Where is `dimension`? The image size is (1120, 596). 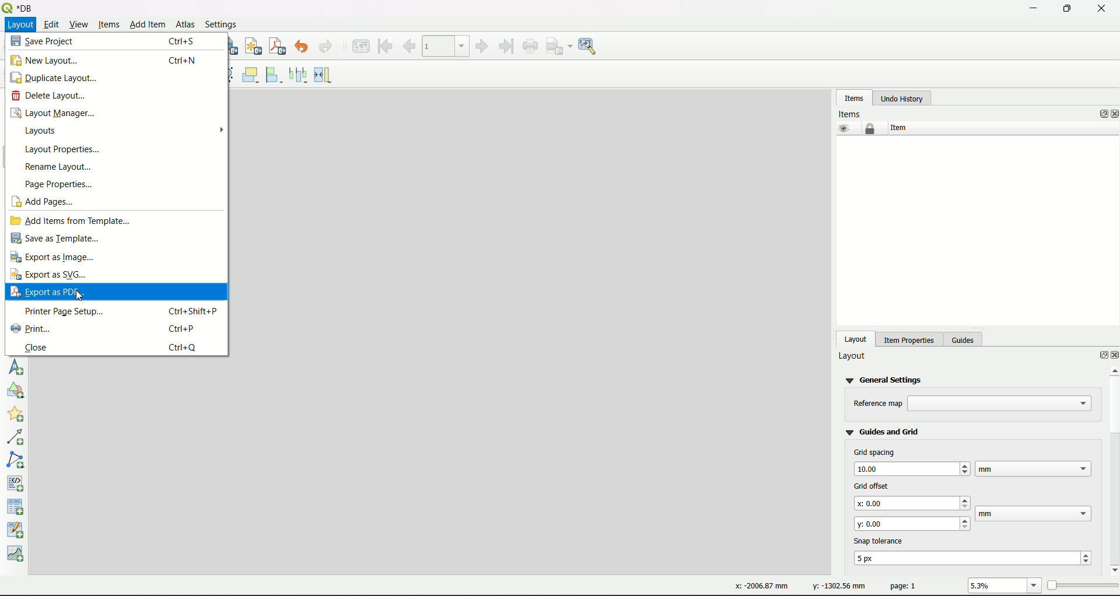 dimension is located at coordinates (836, 587).